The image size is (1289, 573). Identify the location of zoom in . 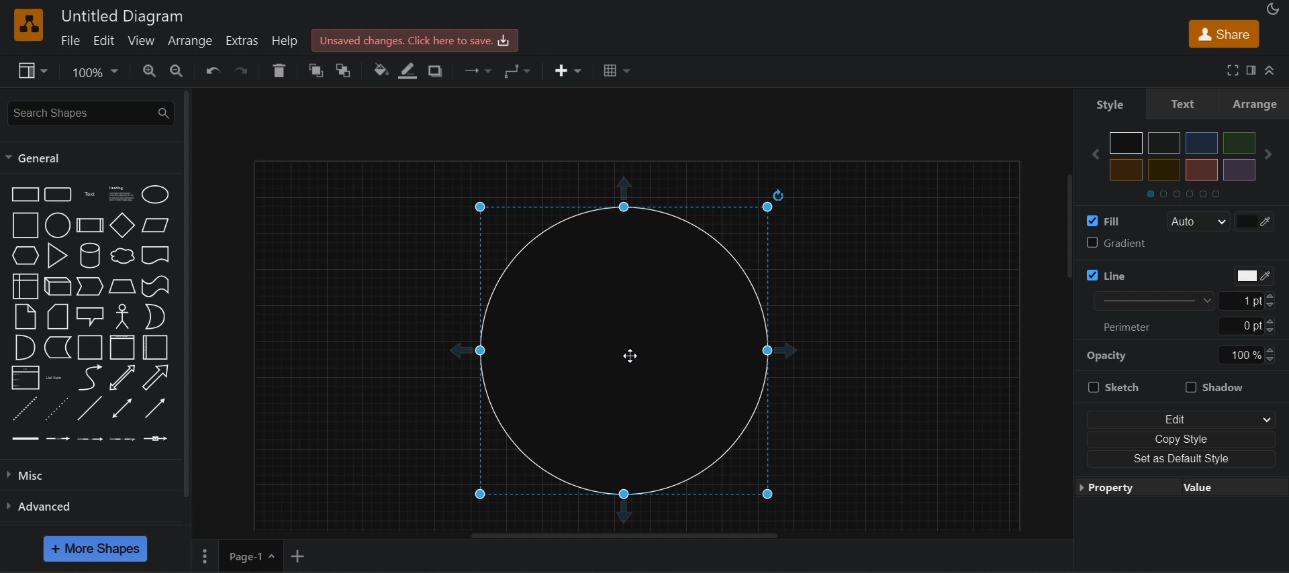
(149, 72).